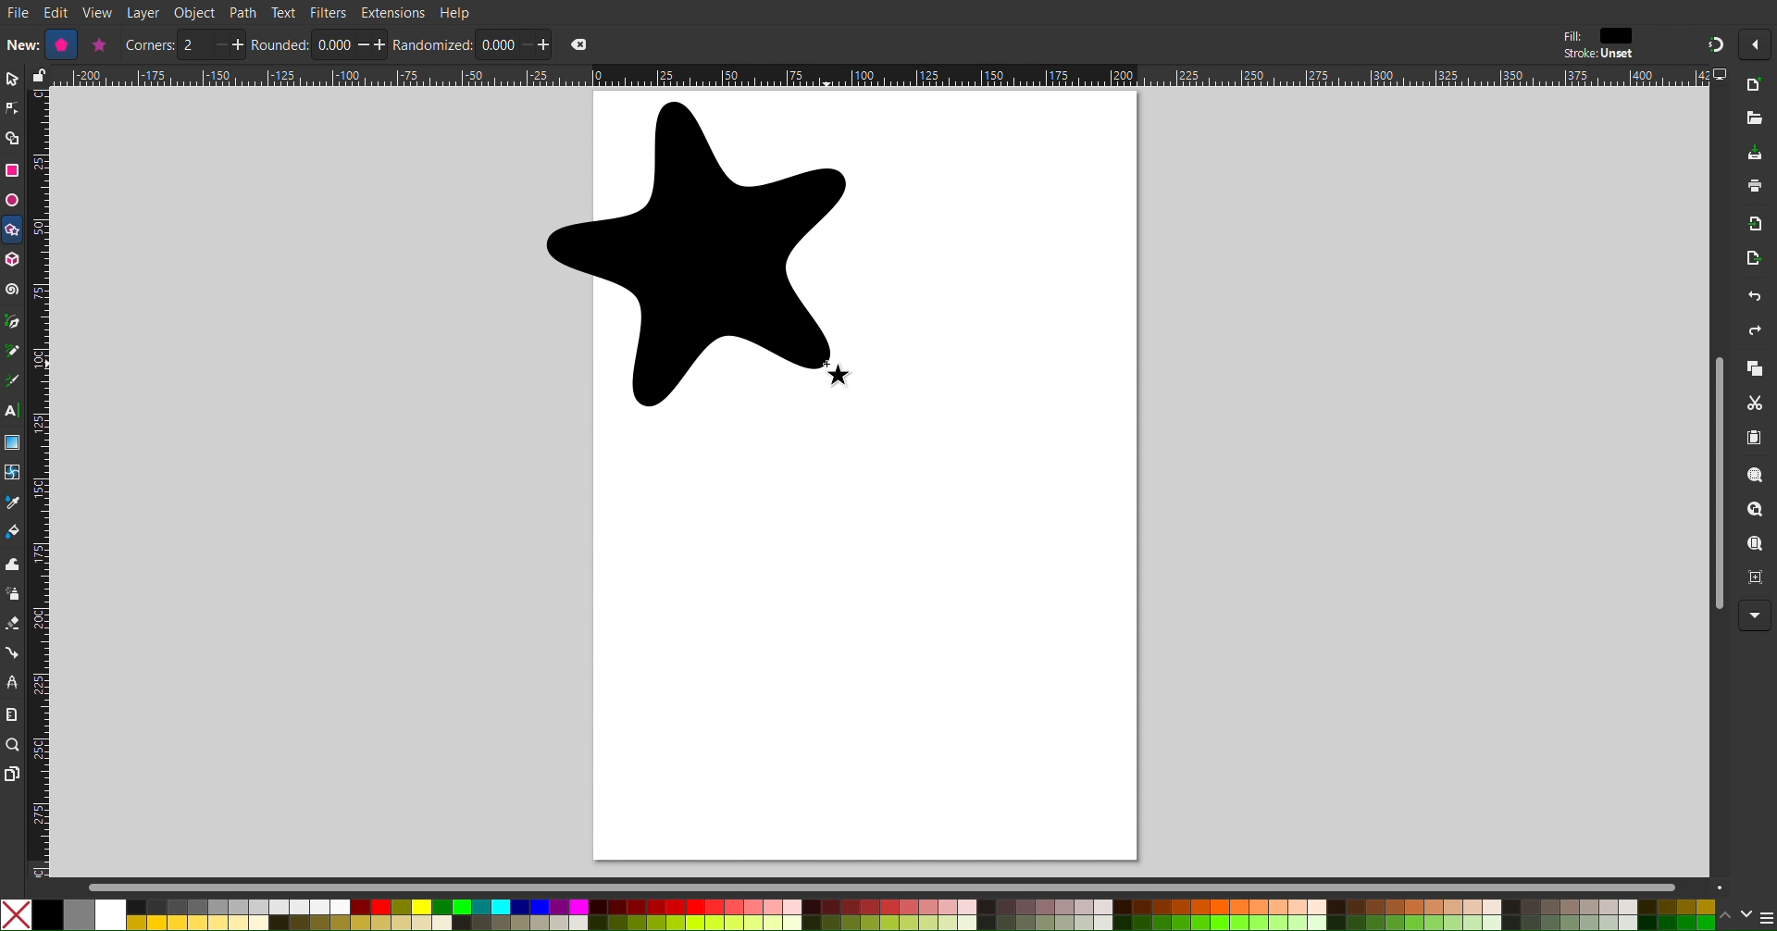 This screenshot has height=931, width=1777. Describe the element at coordinates (196, 13) in the screenshot. I see `Object` at that location.